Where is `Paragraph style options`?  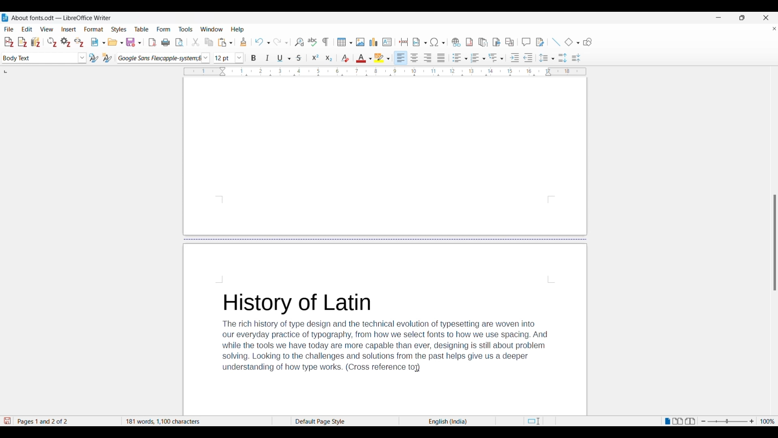
Paragraph style options is located at coordinates (82, 58).